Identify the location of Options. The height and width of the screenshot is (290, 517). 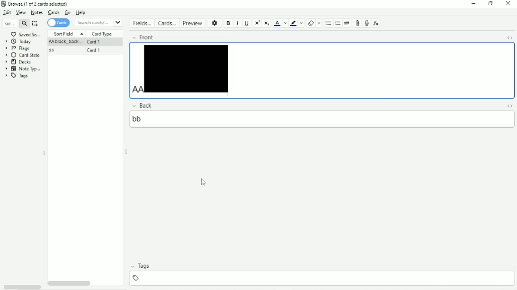
(215, 24).